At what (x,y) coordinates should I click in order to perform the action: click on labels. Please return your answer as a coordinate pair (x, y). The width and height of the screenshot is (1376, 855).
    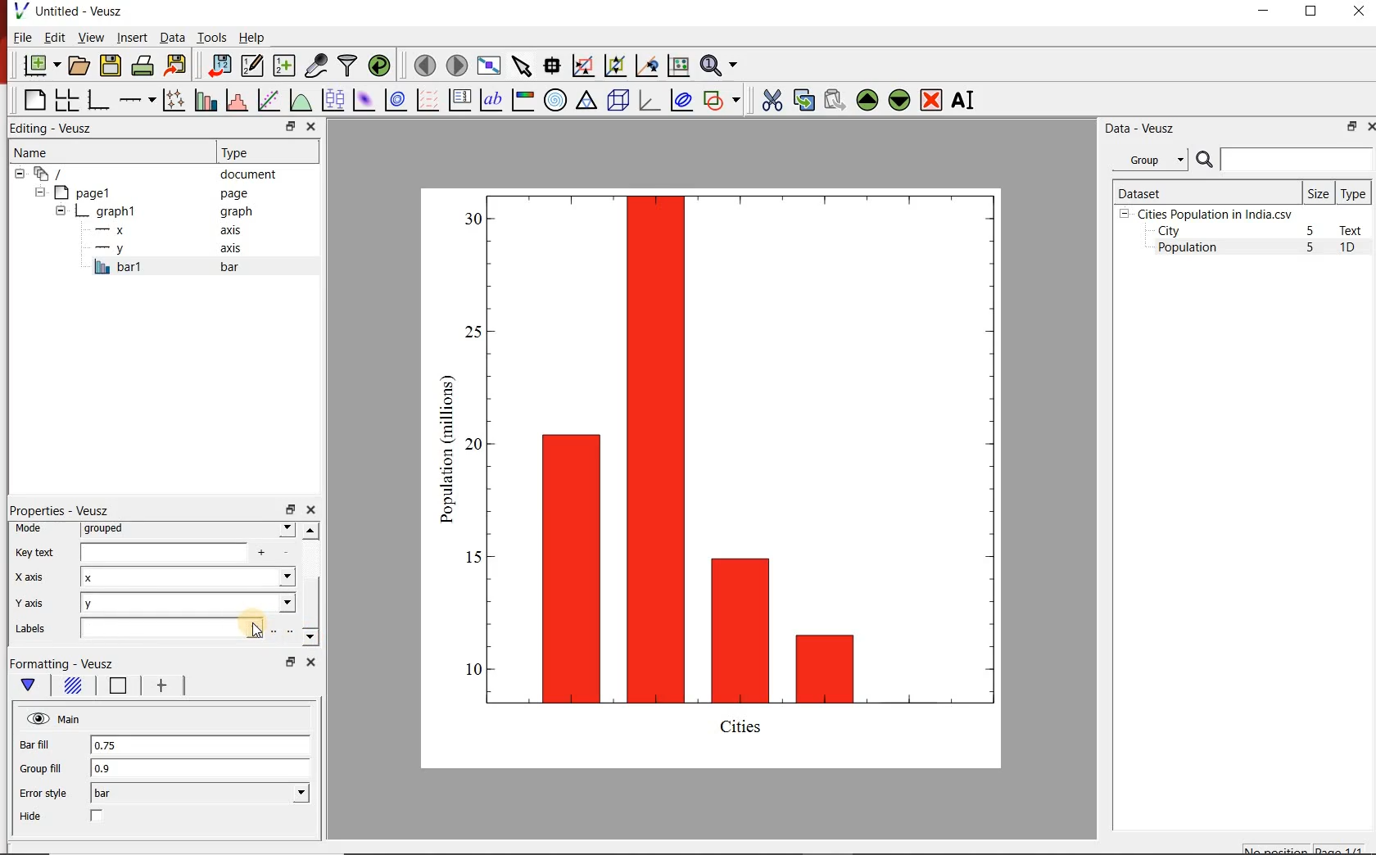
    Looking at the image, I should click on (38, 631).